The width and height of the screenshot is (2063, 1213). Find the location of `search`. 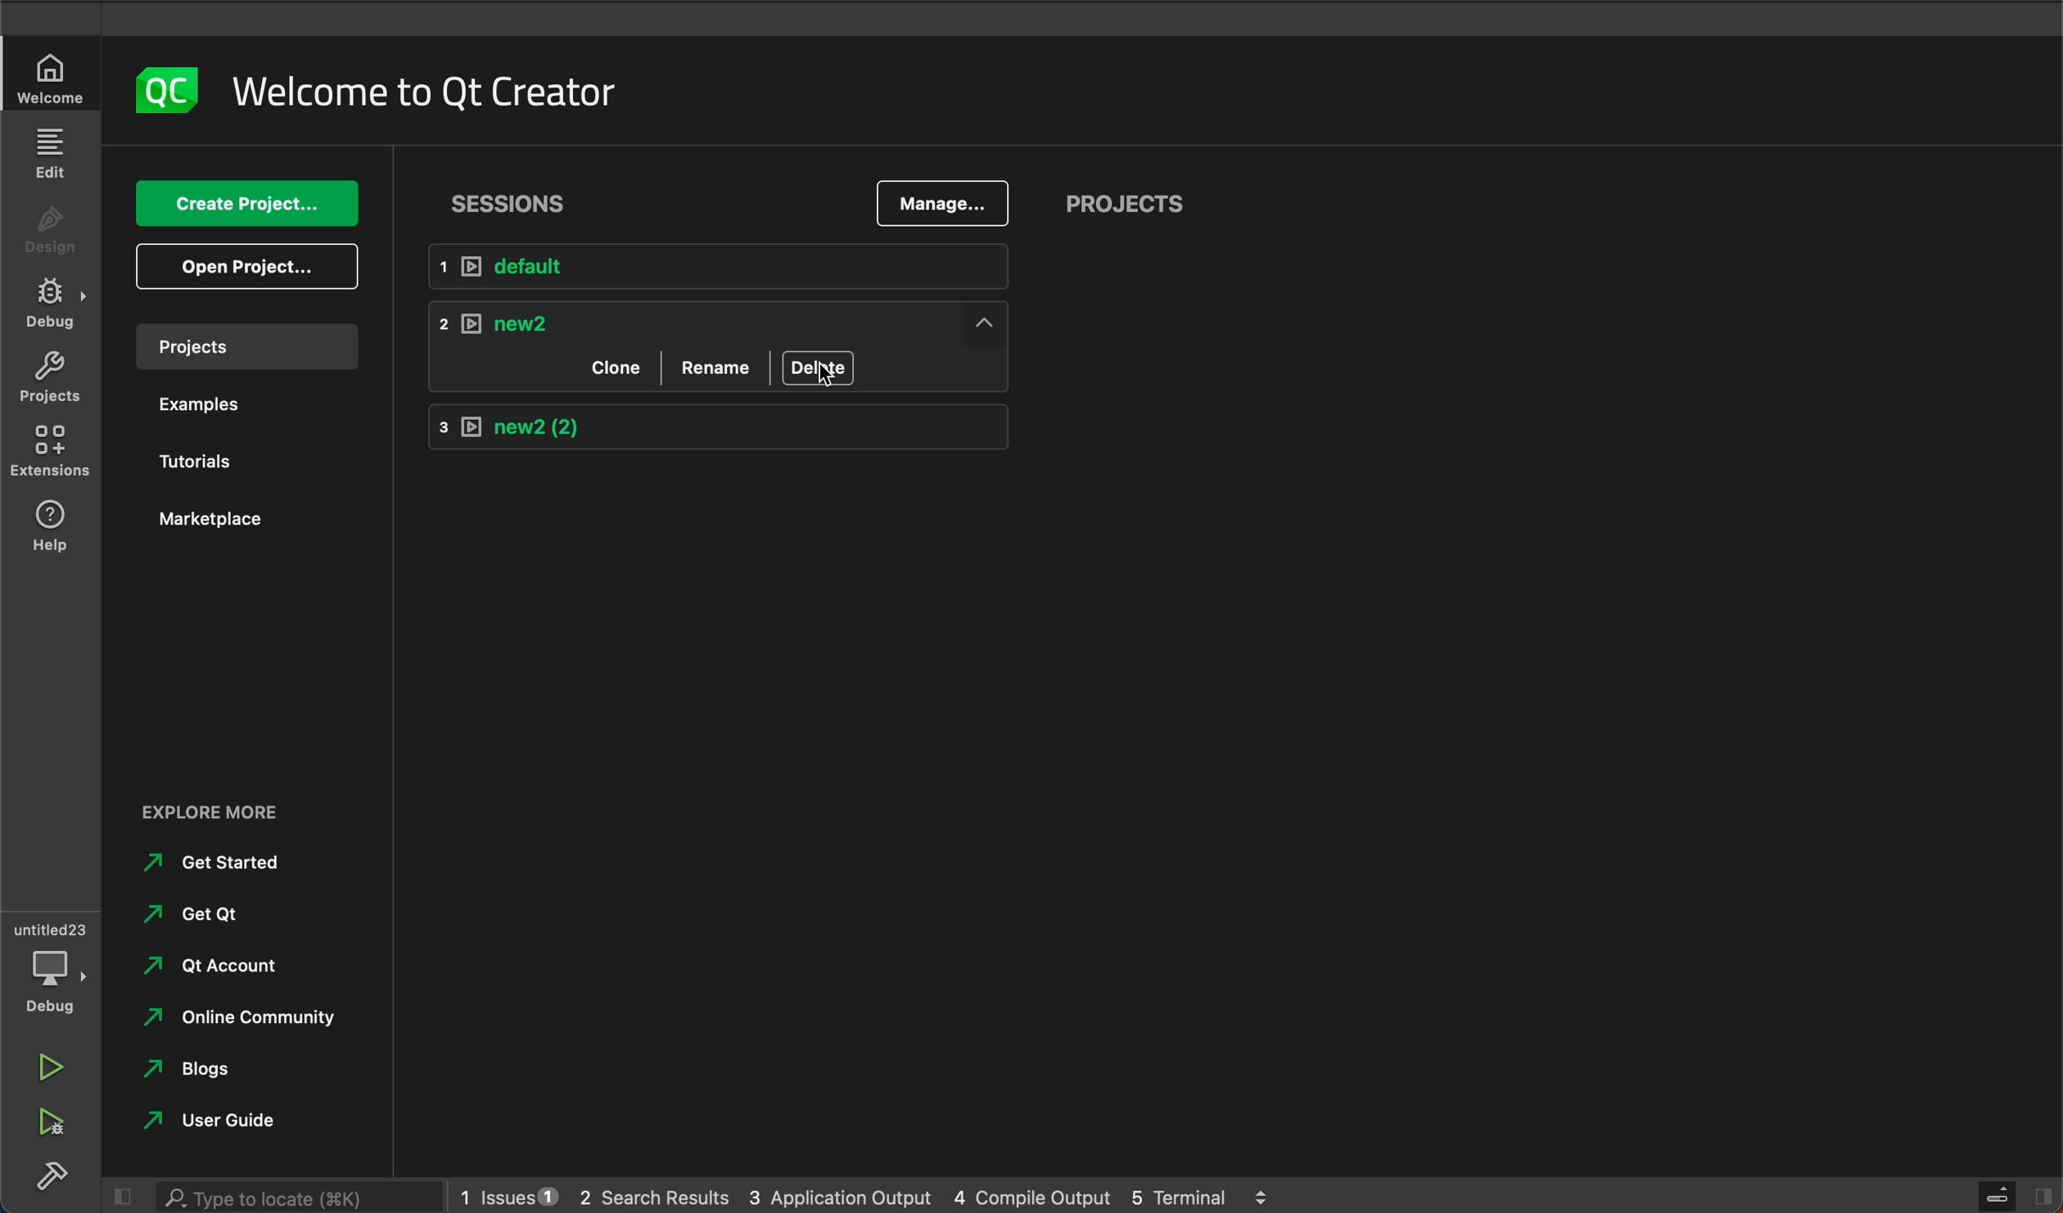

search is located at coordinates (301, 1197).